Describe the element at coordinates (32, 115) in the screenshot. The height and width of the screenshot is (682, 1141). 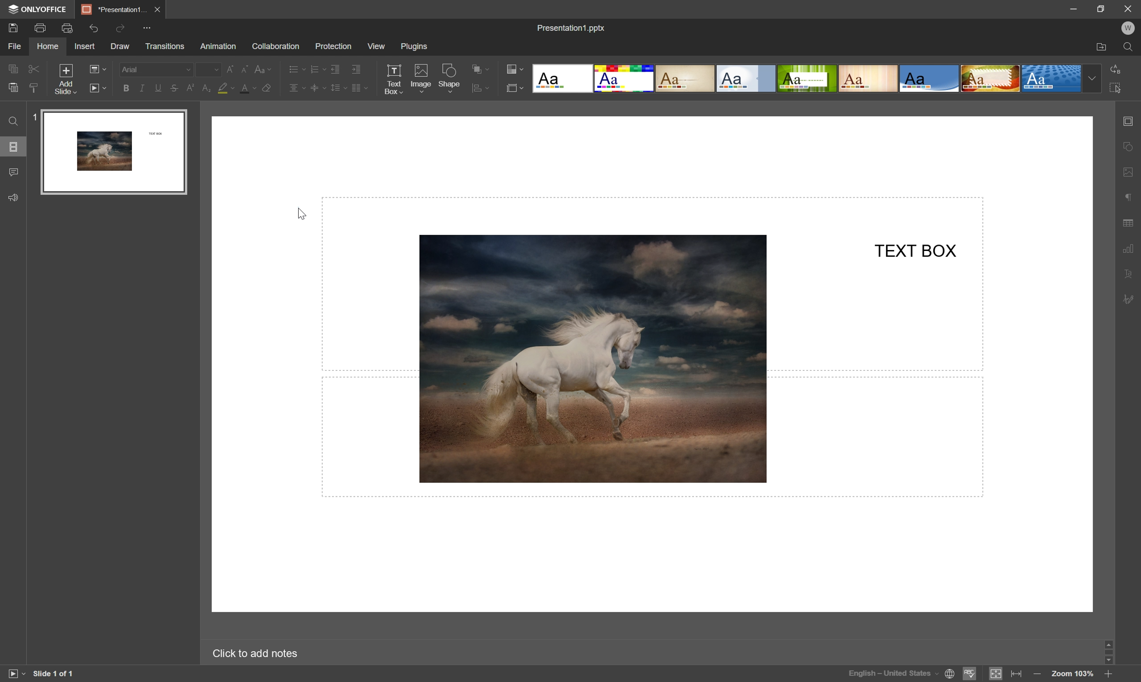
I see `1` at that location.